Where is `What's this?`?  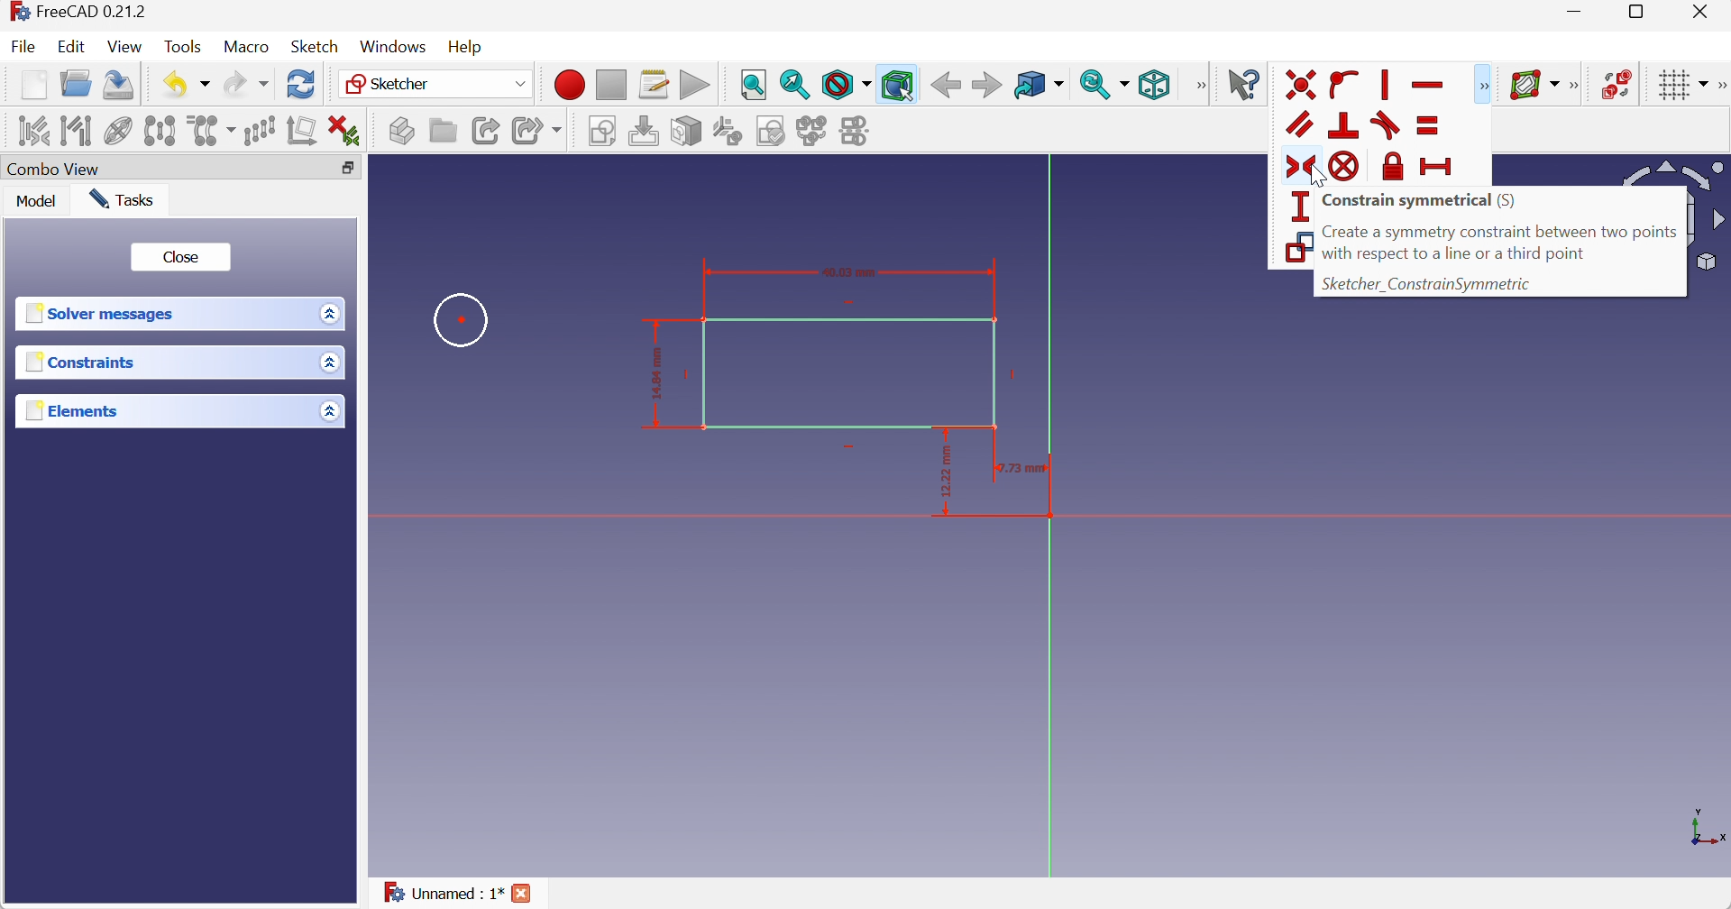 What's this? is located at coordinates (1244, 84).